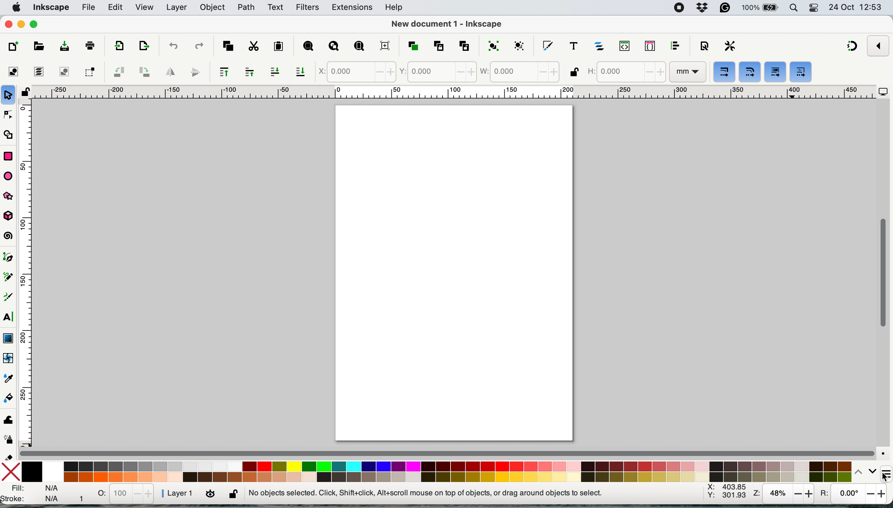 This screenshot has width=893, height=508. I want to click on system logo, so click(17, 8).